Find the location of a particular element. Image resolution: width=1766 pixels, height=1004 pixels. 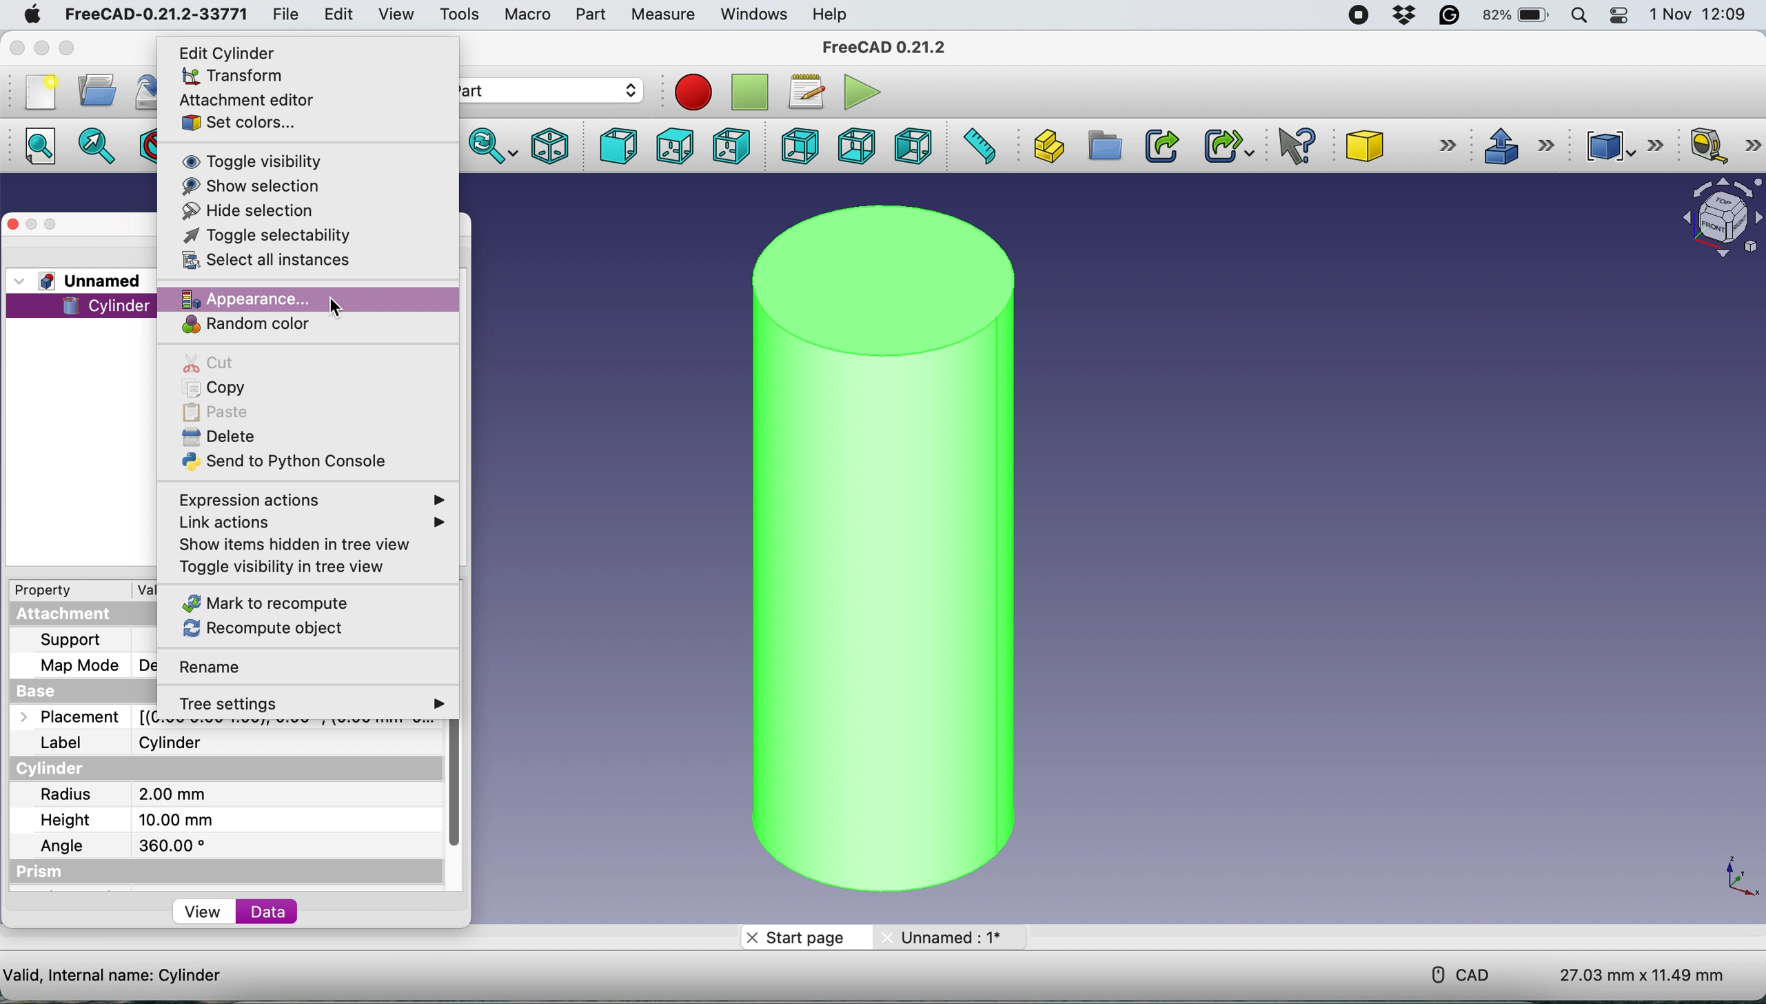

cylinder is located at coordinates (875, 550).